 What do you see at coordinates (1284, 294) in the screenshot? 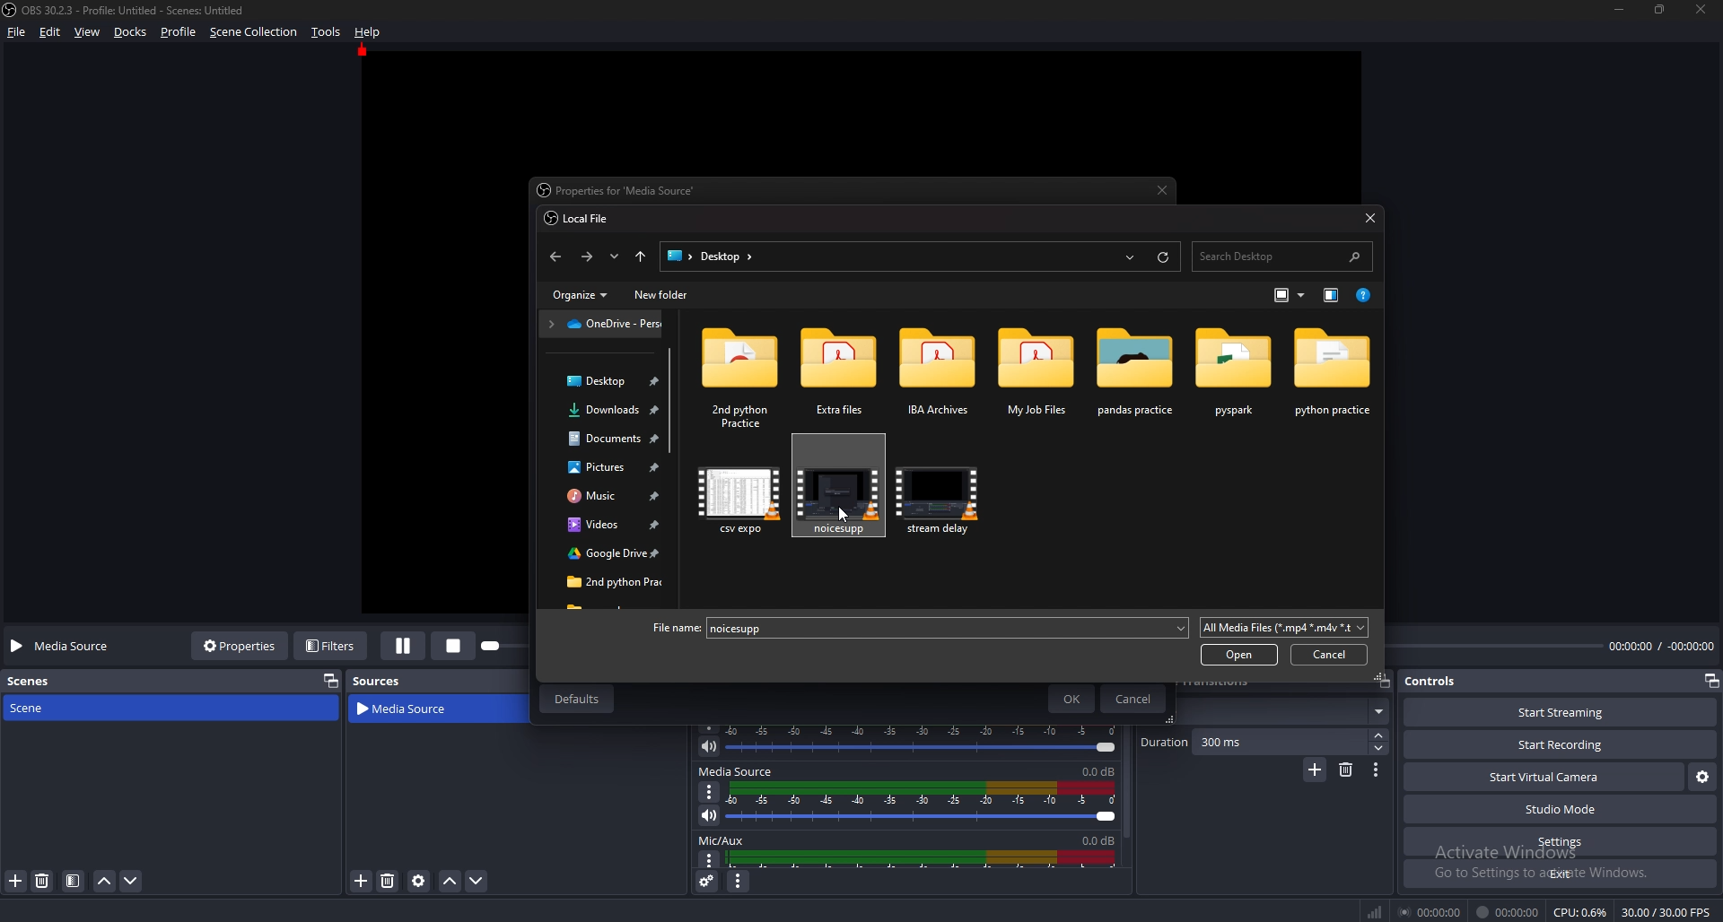
I see `Change view` at bounding box center [1284, 294].